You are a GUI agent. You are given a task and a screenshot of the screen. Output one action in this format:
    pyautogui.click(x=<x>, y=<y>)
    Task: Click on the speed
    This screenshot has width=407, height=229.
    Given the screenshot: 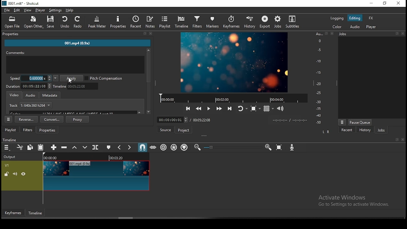 What is the action you would take?
    pyautogui.click(x=29, y=78)
    